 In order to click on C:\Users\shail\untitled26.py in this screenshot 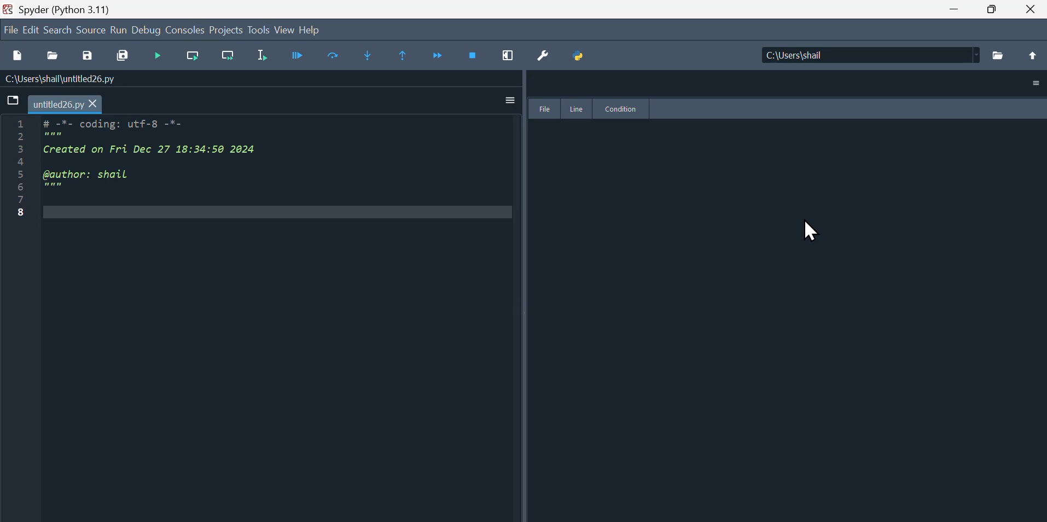, I will do `click(72, 79)`.